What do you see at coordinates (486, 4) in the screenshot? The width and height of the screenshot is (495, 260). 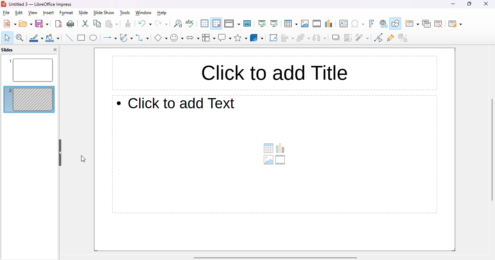 I see `close` at bounding box center [486, 4].